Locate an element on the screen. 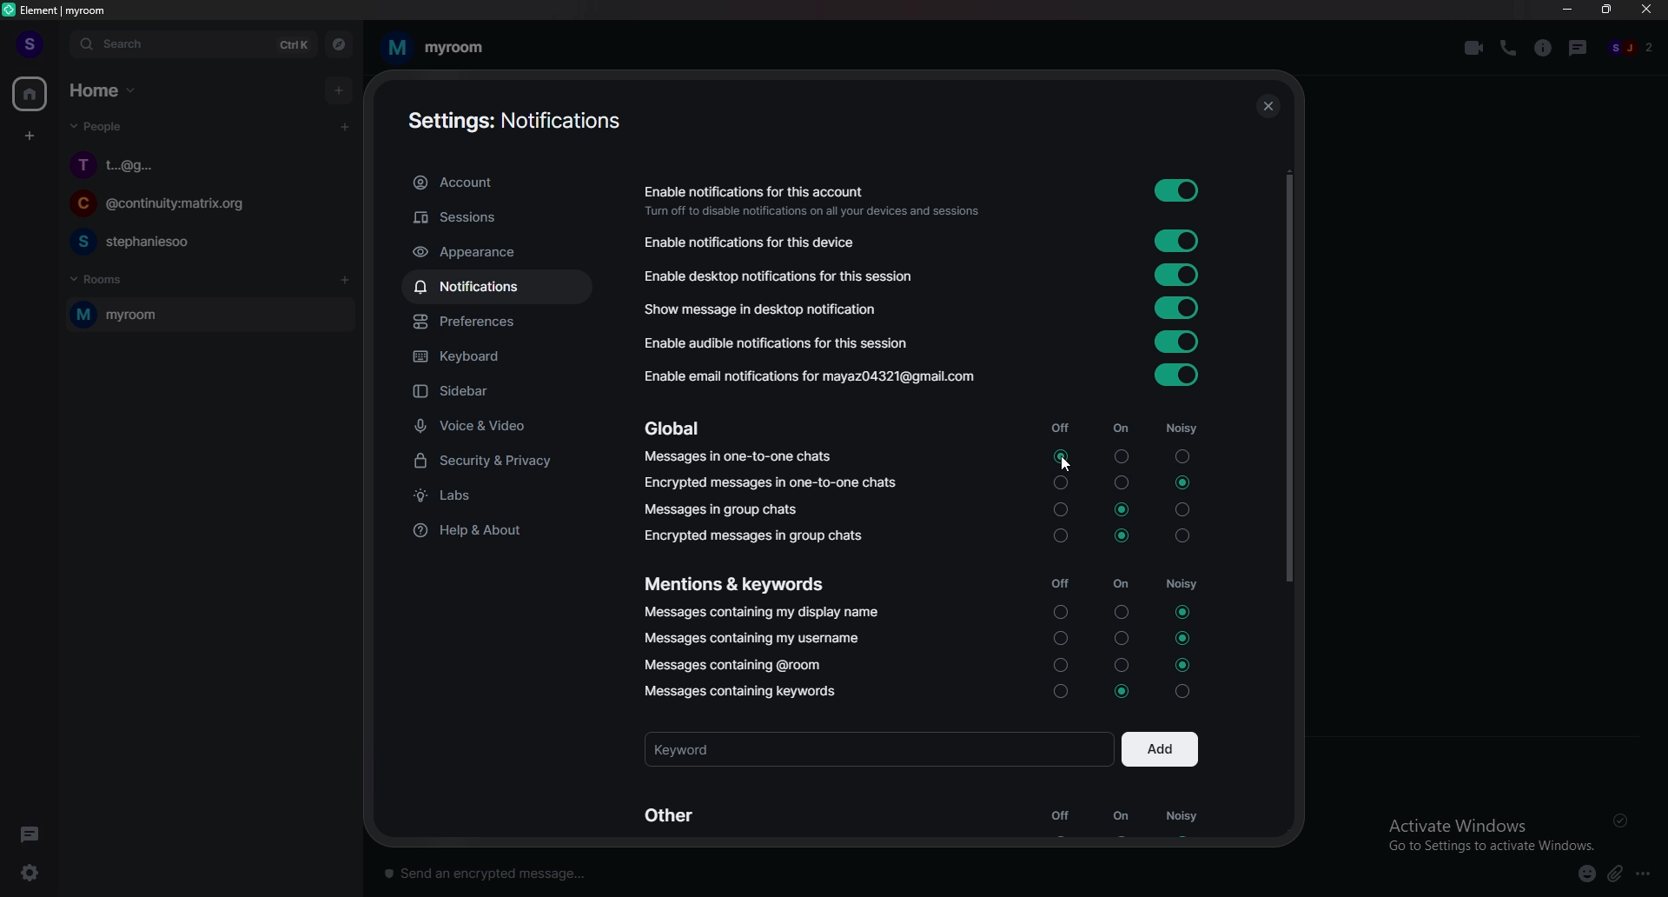  enable notifications for this account is located at coordinates (814, 202).